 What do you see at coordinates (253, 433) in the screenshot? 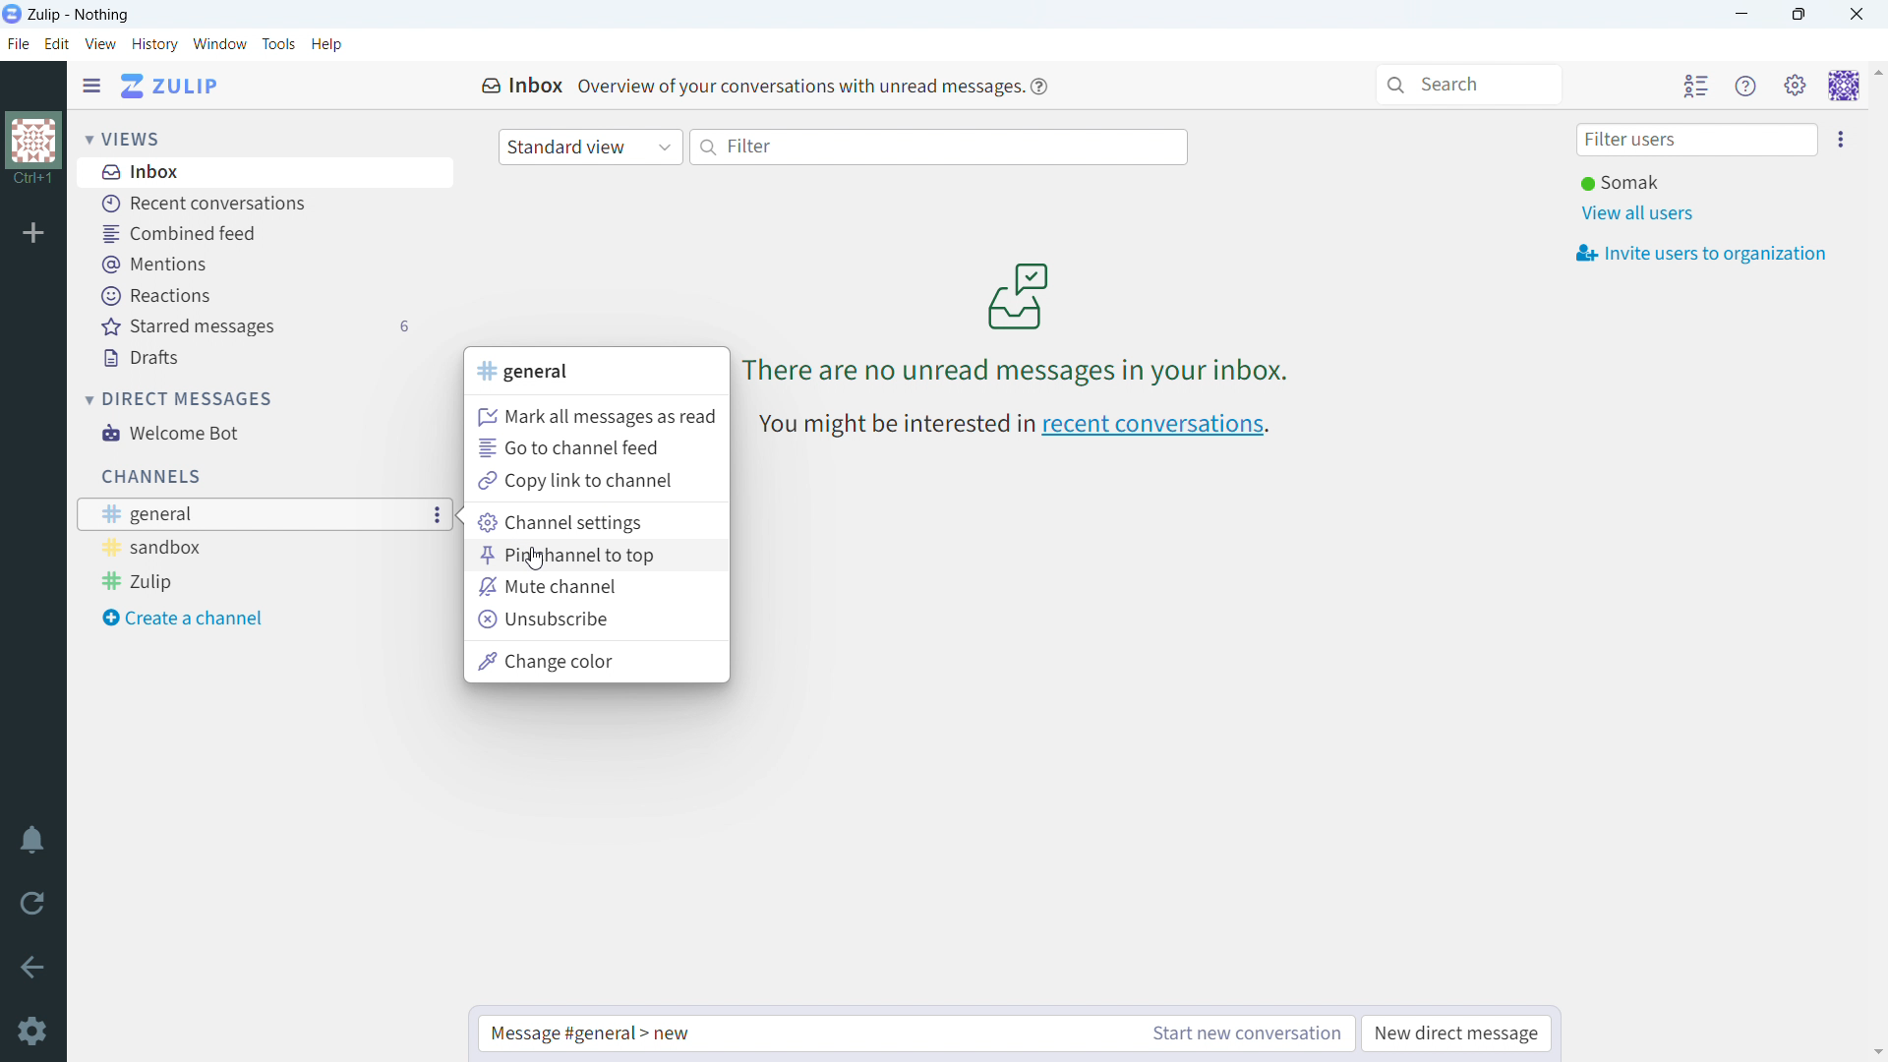
I see `welcome bot` at bounding box center [253, 433].